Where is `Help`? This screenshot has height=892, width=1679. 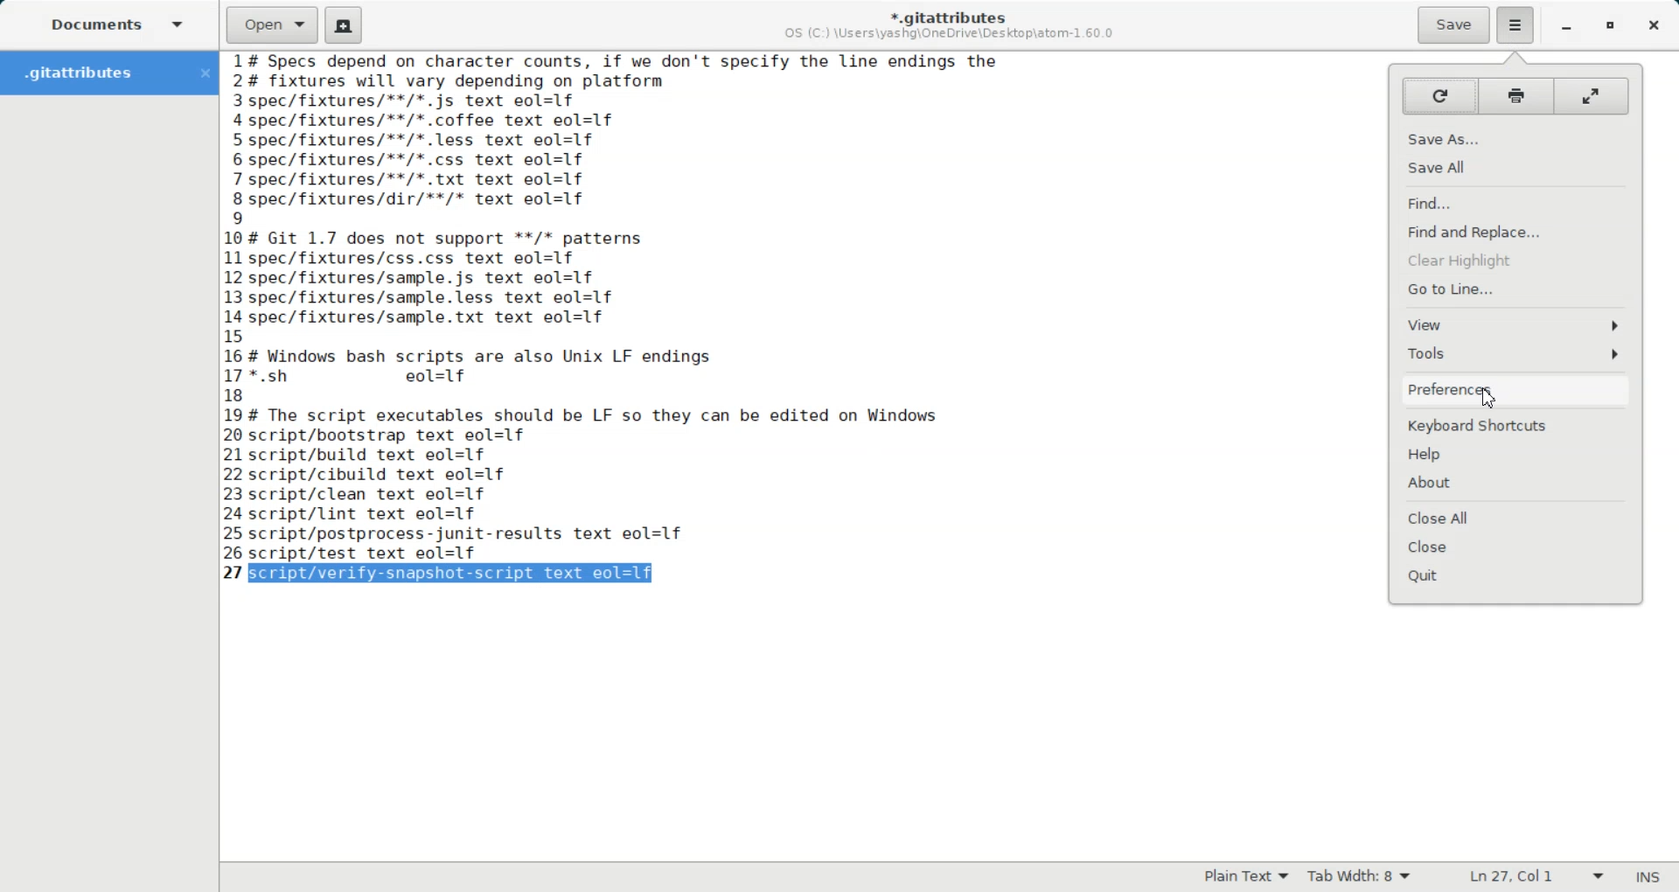 Help is located at coordinates (1518, 454).